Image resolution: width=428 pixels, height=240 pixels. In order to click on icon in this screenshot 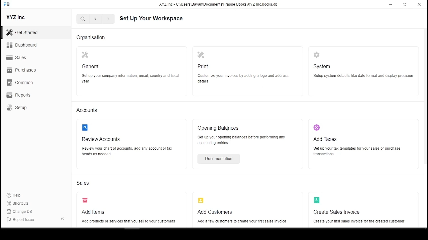, I will do `click(9, 6)`.